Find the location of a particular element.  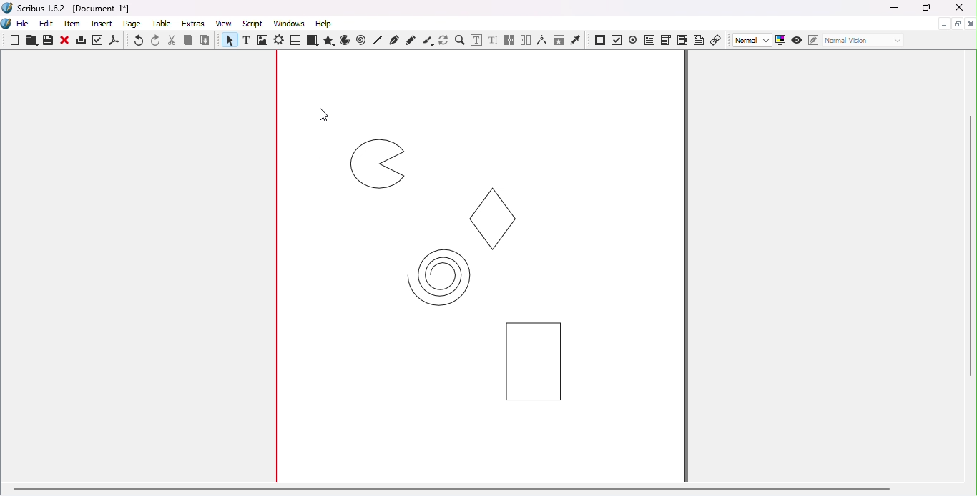

Link text frames is located at coordinates (510, 41).